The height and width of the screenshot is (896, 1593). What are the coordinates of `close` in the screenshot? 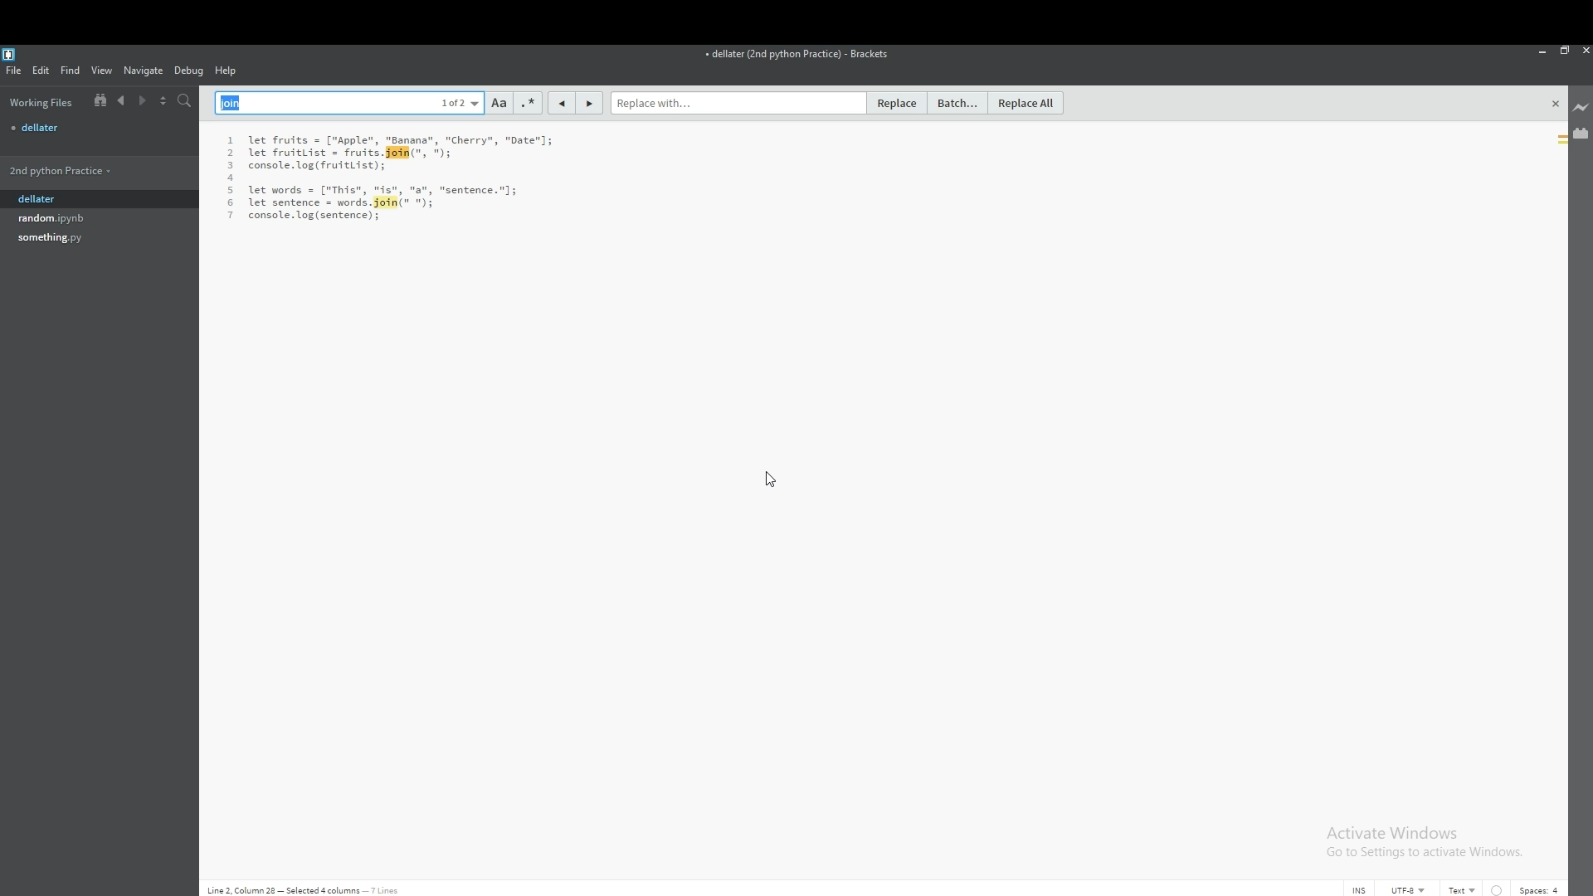 It's located at (1555, 104).